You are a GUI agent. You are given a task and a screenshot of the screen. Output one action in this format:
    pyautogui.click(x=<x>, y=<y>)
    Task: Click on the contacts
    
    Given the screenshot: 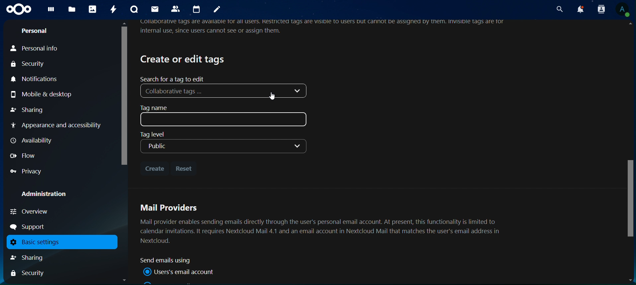 What is the action you would take?
    pyautogui.click(x=177, y=9)
    